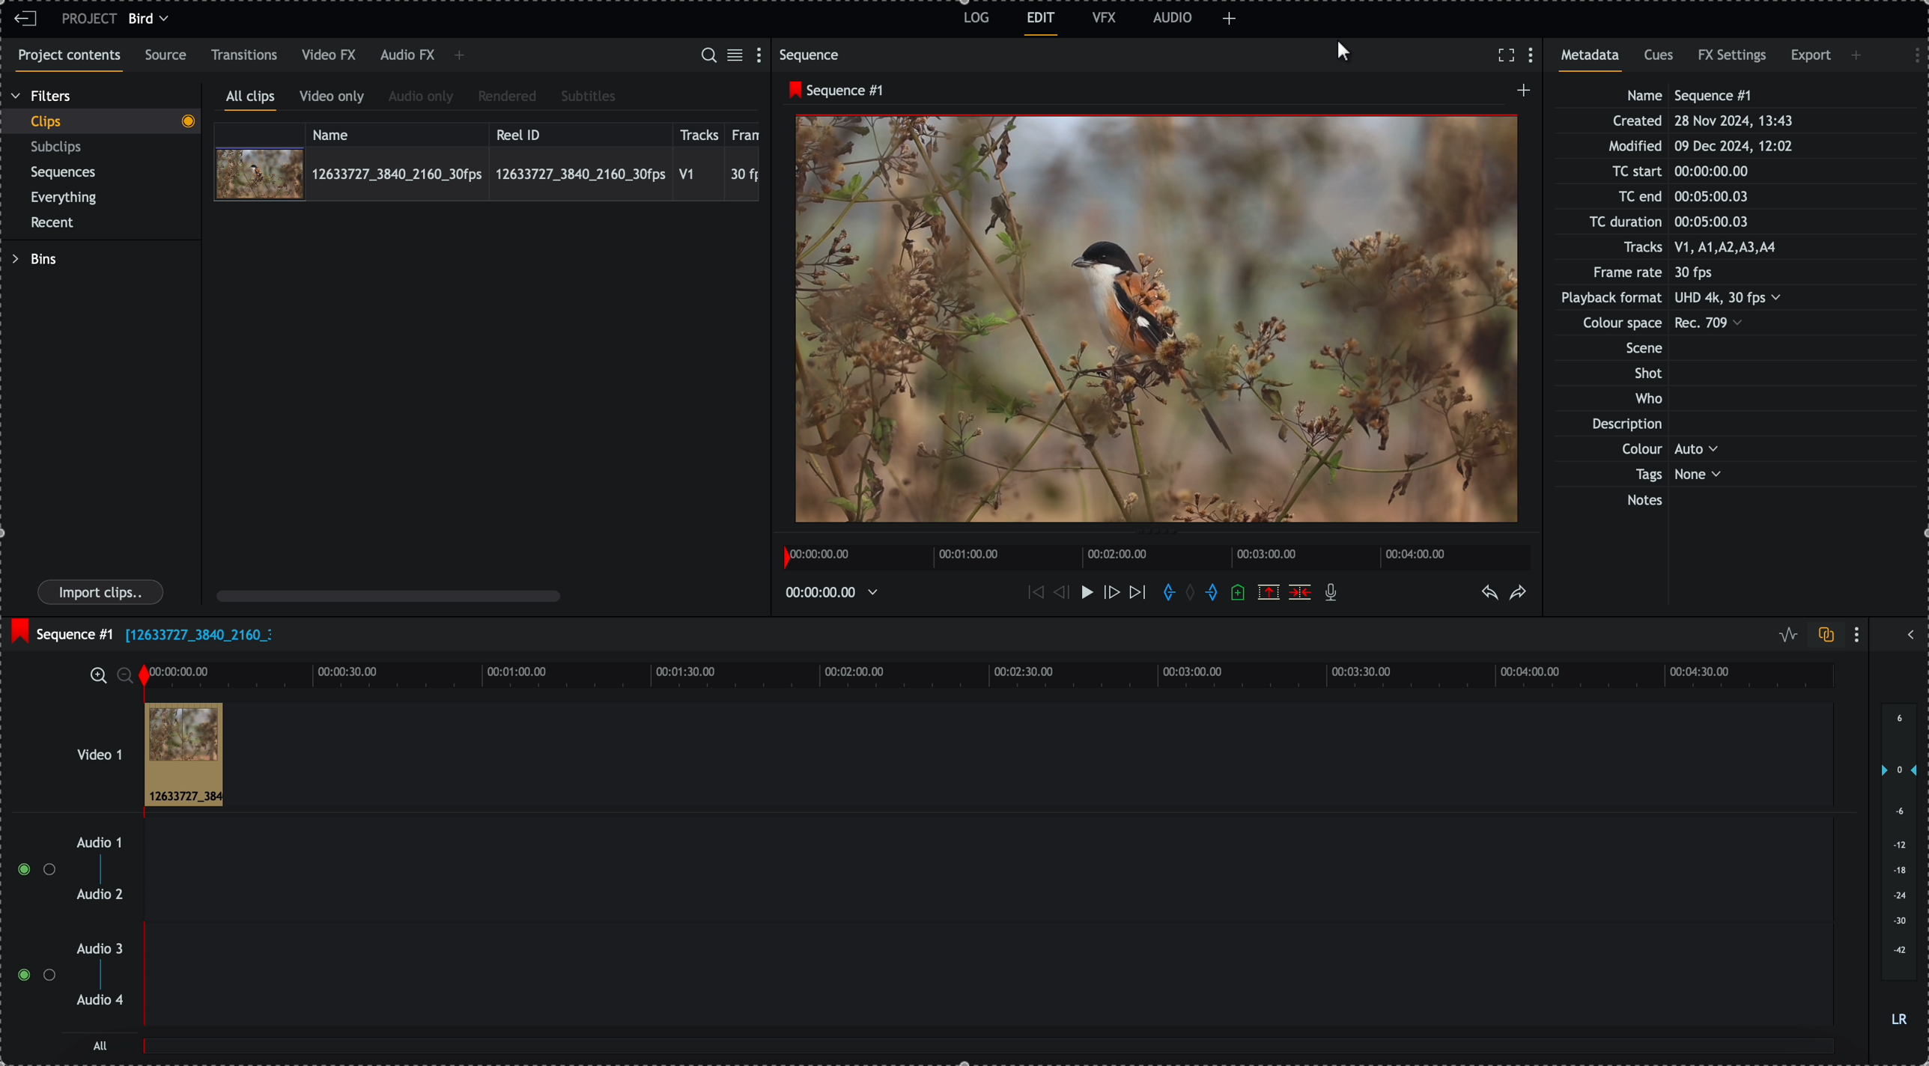 The image size is (1929, 1066). Describe the element at coordinates (1111, 593) in the screenshot. I see `nudge one frame foward` at that location.